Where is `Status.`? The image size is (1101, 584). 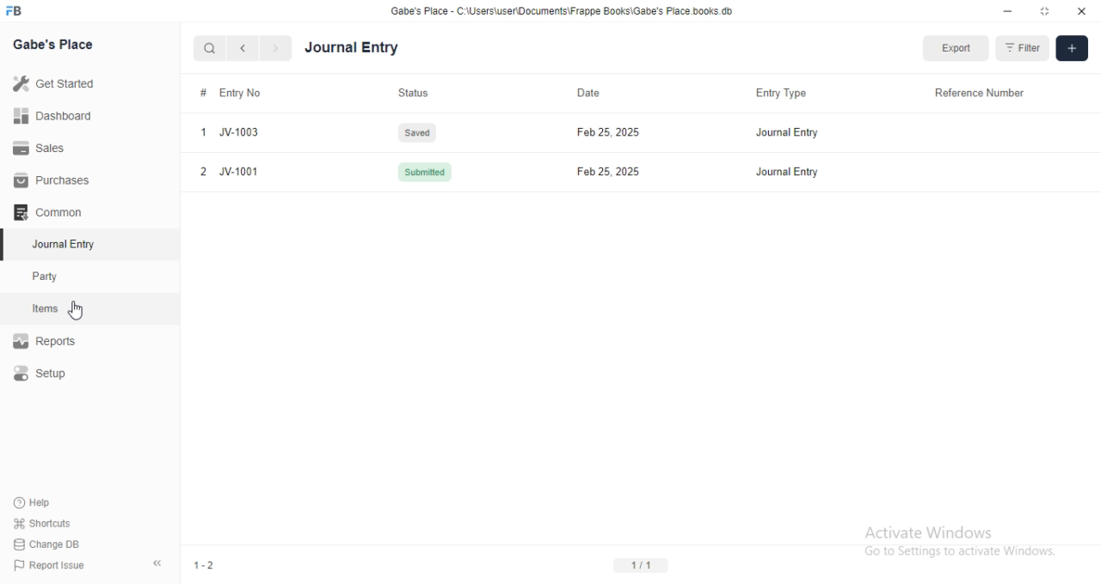
Status. is located at coordinates (415, 94).